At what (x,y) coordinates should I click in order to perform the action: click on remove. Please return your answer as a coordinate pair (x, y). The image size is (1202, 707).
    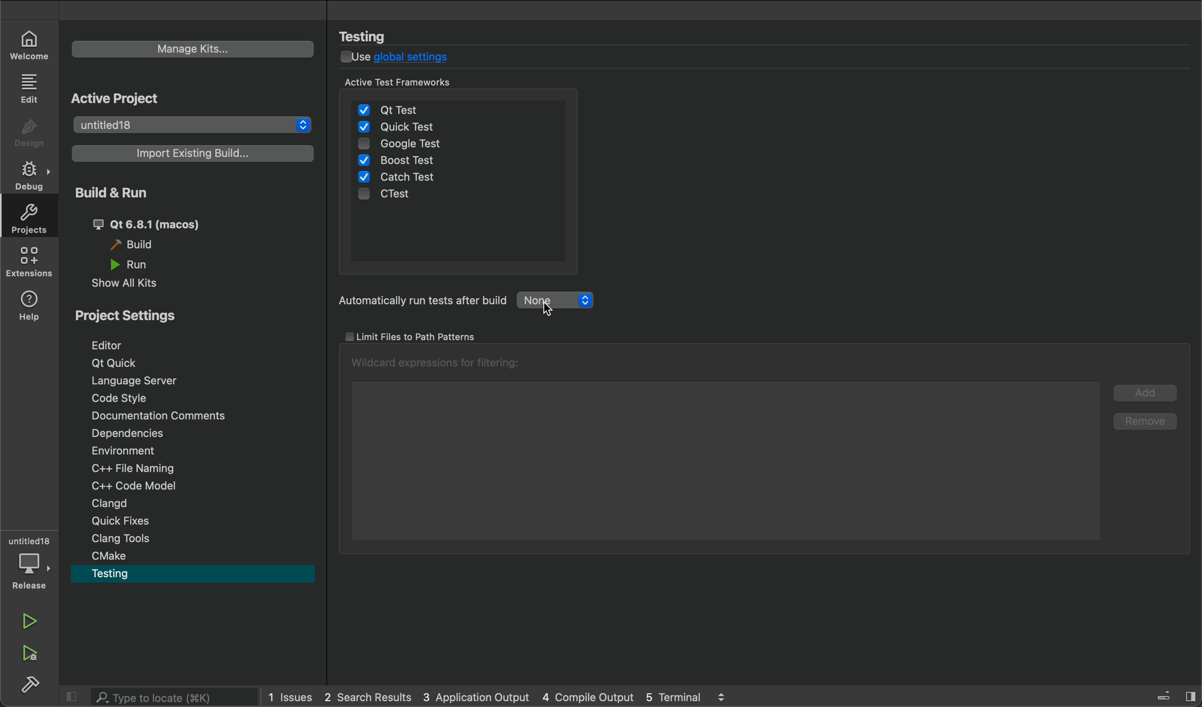
    Looking at the image, I should click on (1146, 420).